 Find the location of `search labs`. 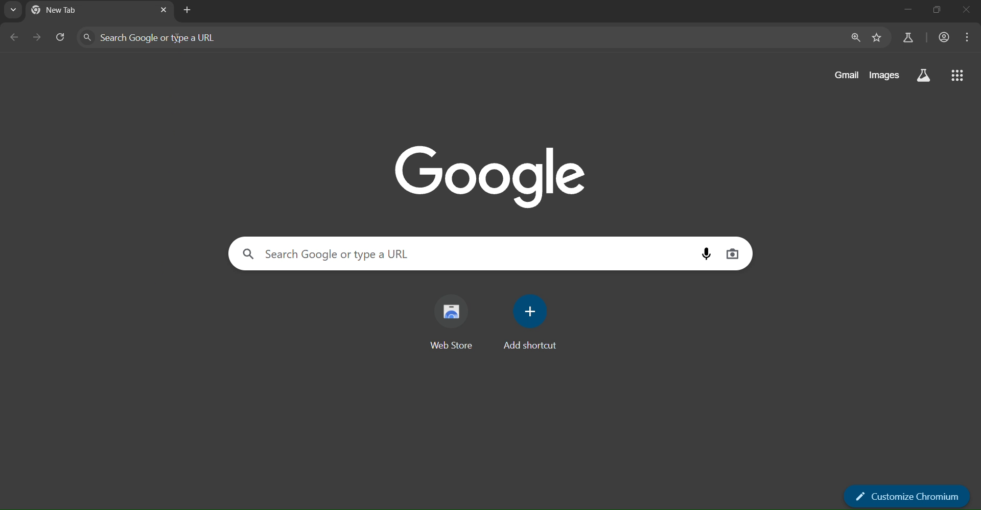

search labs is located at coordinates (907, 38).